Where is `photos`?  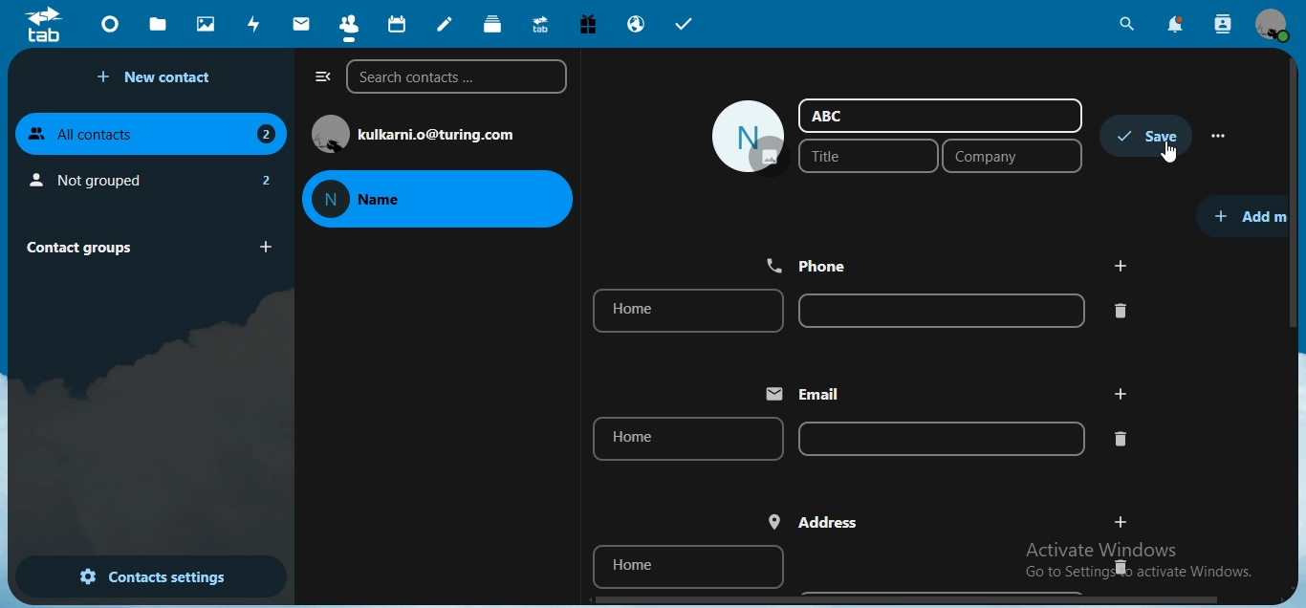 photos is located at coordinates (204, 23).